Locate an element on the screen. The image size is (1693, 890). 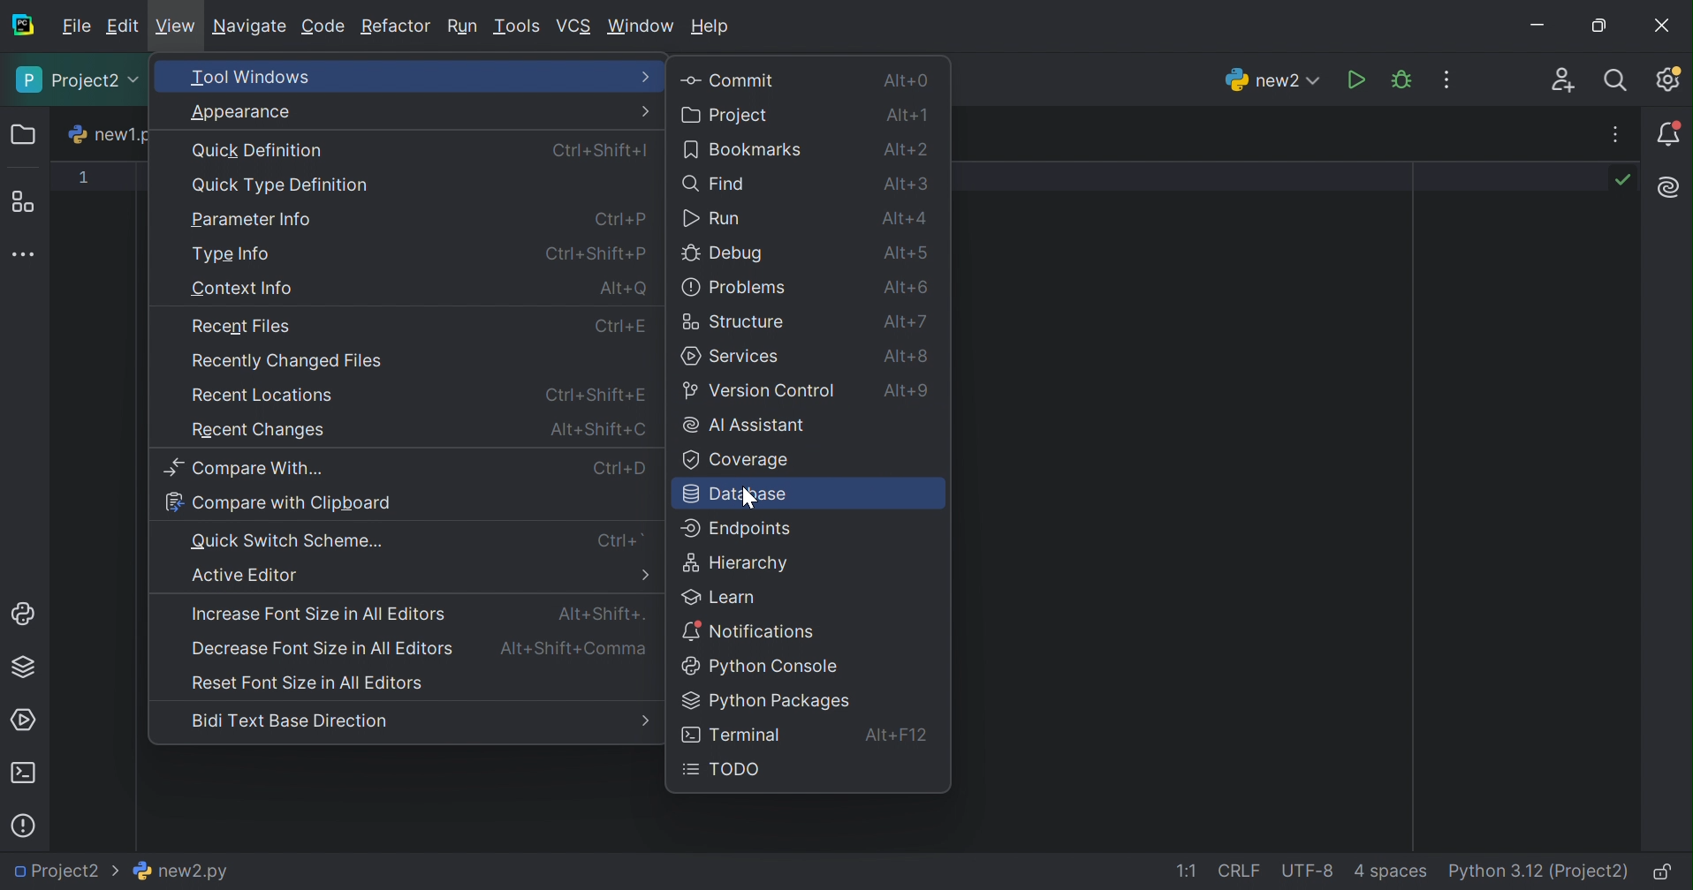
AI Assistant is located at coordinates (745, 426).